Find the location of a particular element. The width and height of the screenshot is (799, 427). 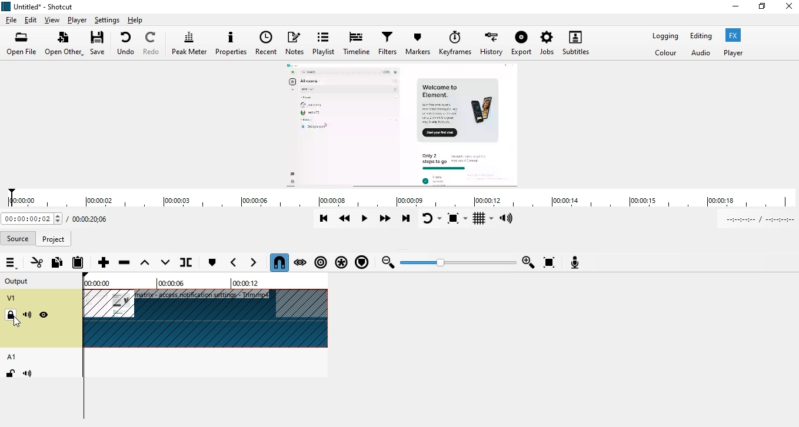

jobs is located at coordinates (548, 42).